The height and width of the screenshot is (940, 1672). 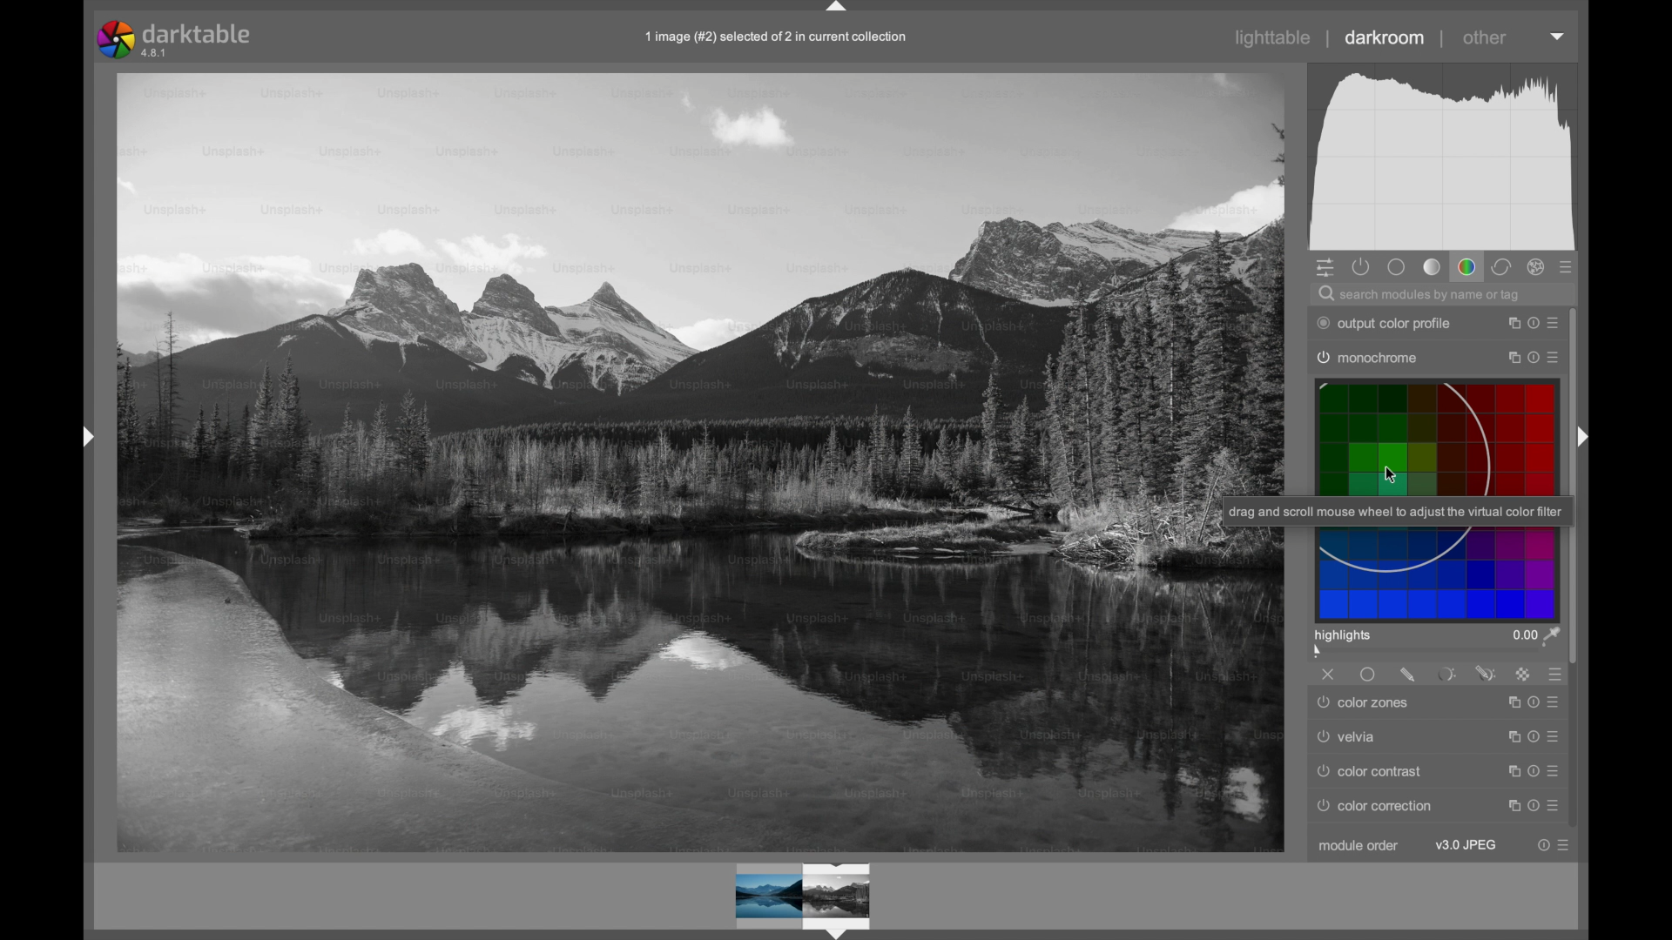 I want to click on 1 image (#2) selected of 2 in current collection, so click(x=773, y=39).